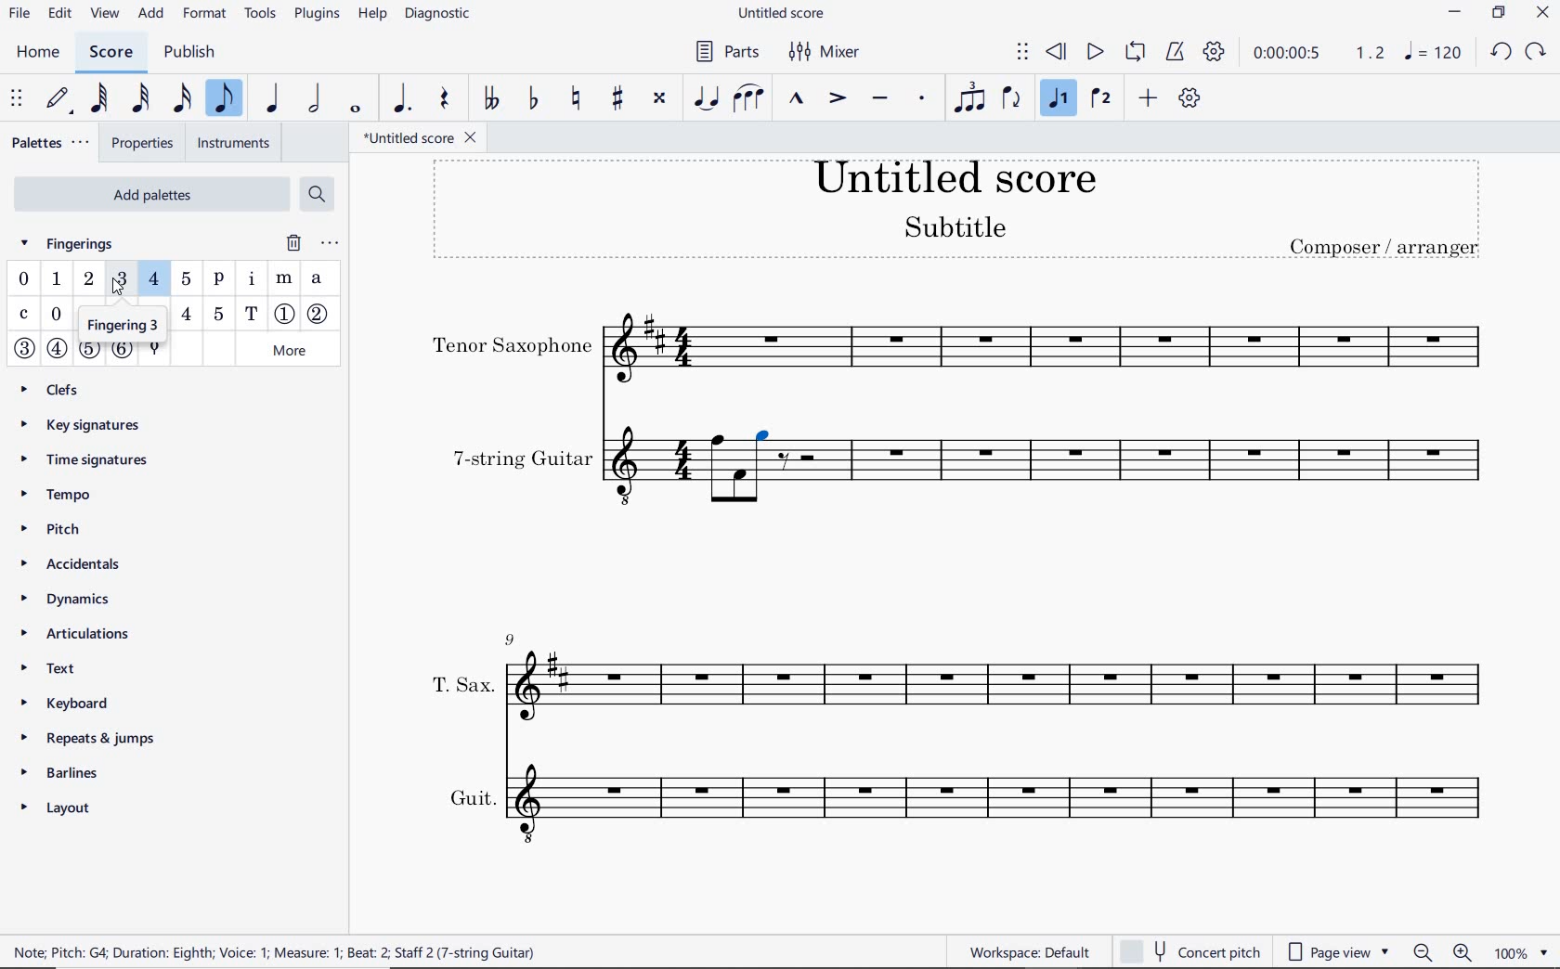 The height and width of the screenshot is (969, 1560). Describe the element at coordinates (110, 53) in the screenshot. I see `SCORE` at that location.